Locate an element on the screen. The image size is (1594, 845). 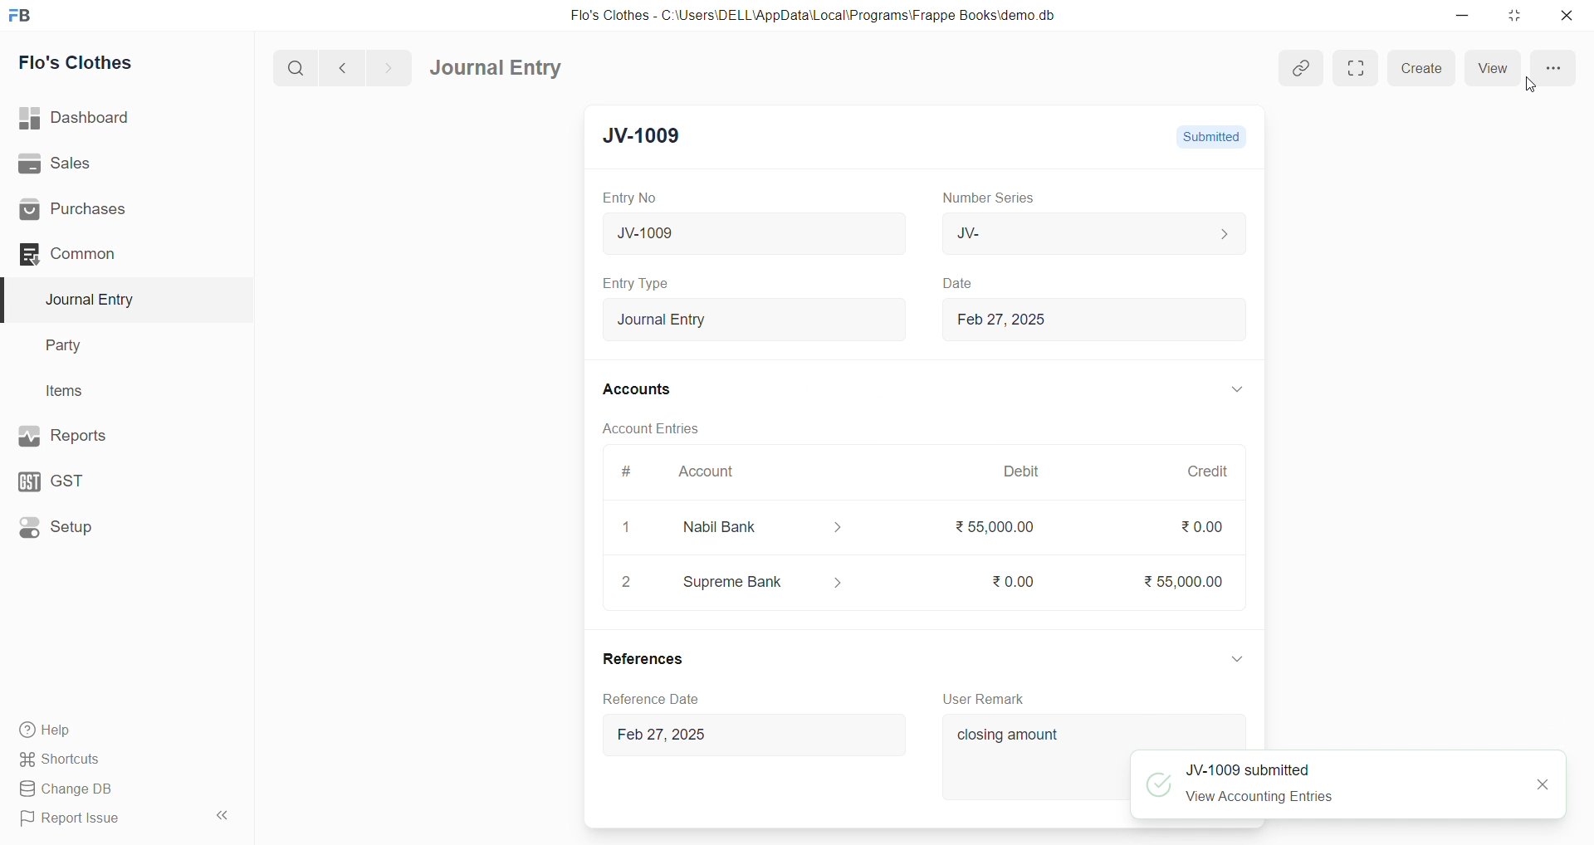
navigate backward is located at coordinates (345, 69).